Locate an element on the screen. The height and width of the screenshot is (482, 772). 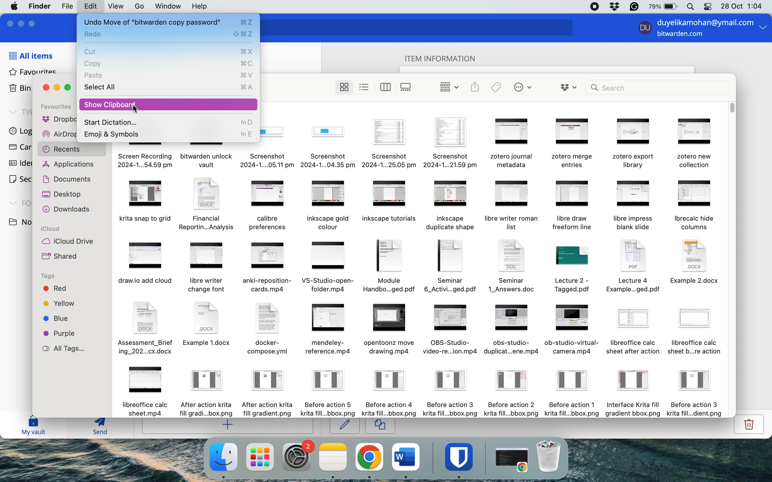
chrome is located at coordinates (369, 457).